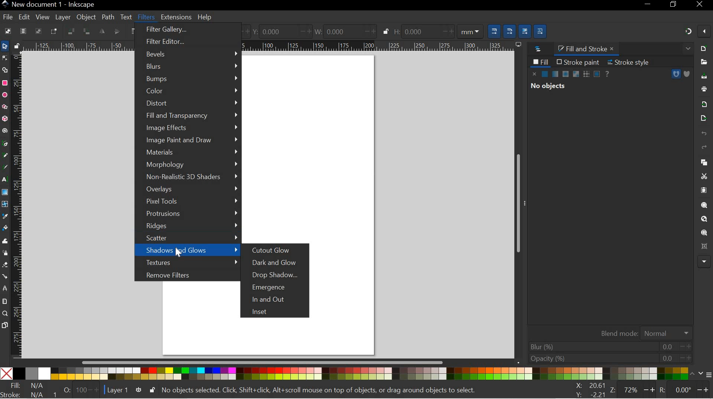 The height and width of the screenshot is (399, 713). Describe the element at coordinates (102, 31) in the screenshot. I see `OBJECT FLIP HORIZONTAL` at that location.